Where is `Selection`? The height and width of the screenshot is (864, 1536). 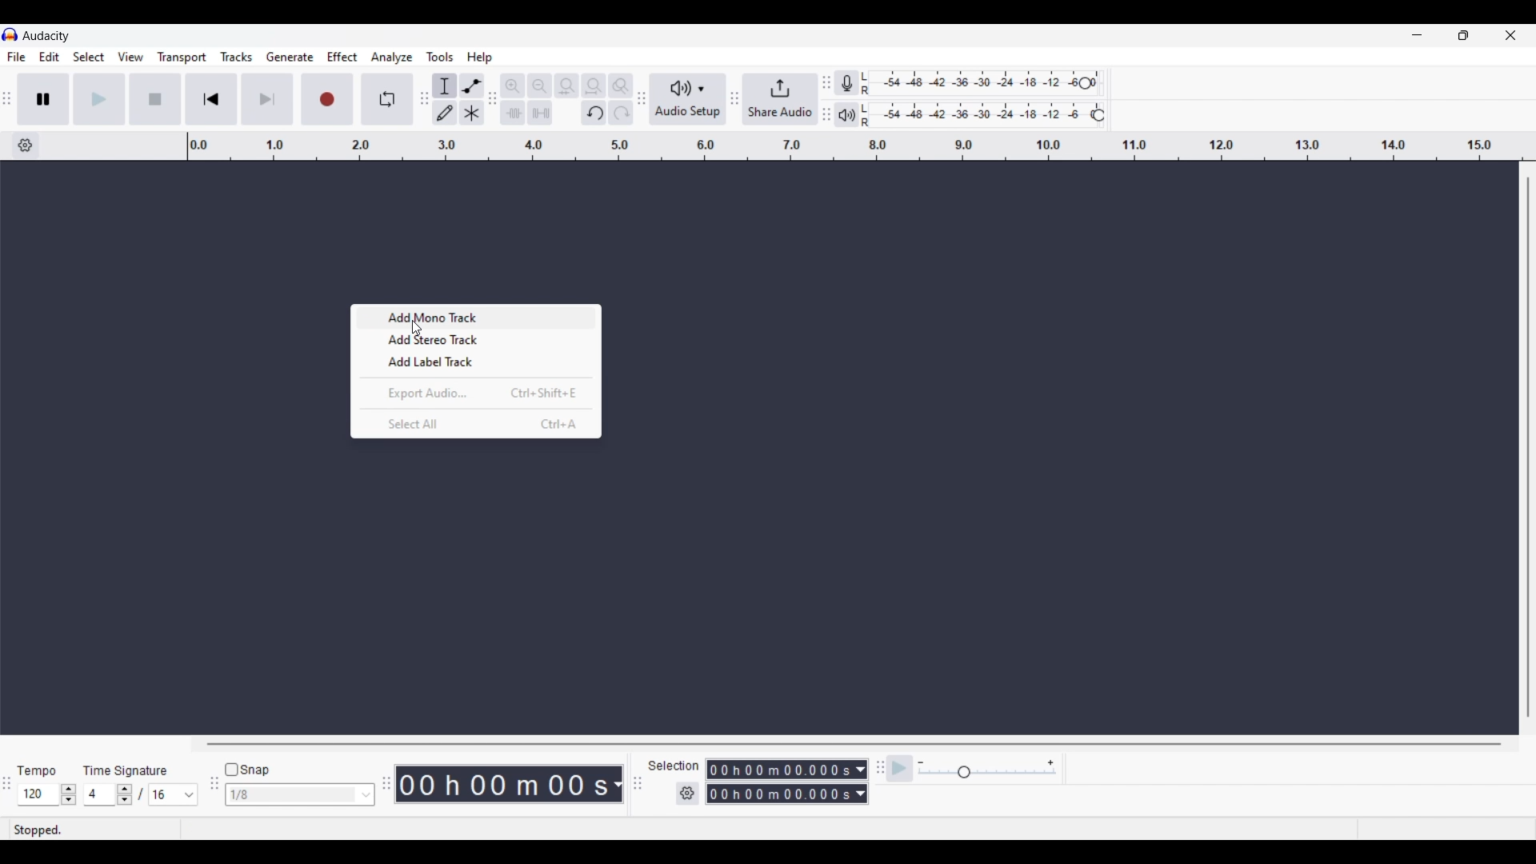
Selection is located at coordinates (672, 766).